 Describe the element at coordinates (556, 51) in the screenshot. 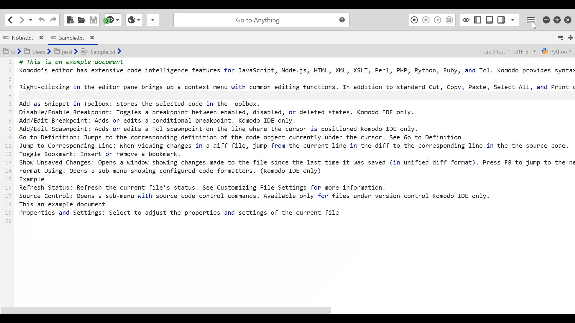

I see `Python` at that location.